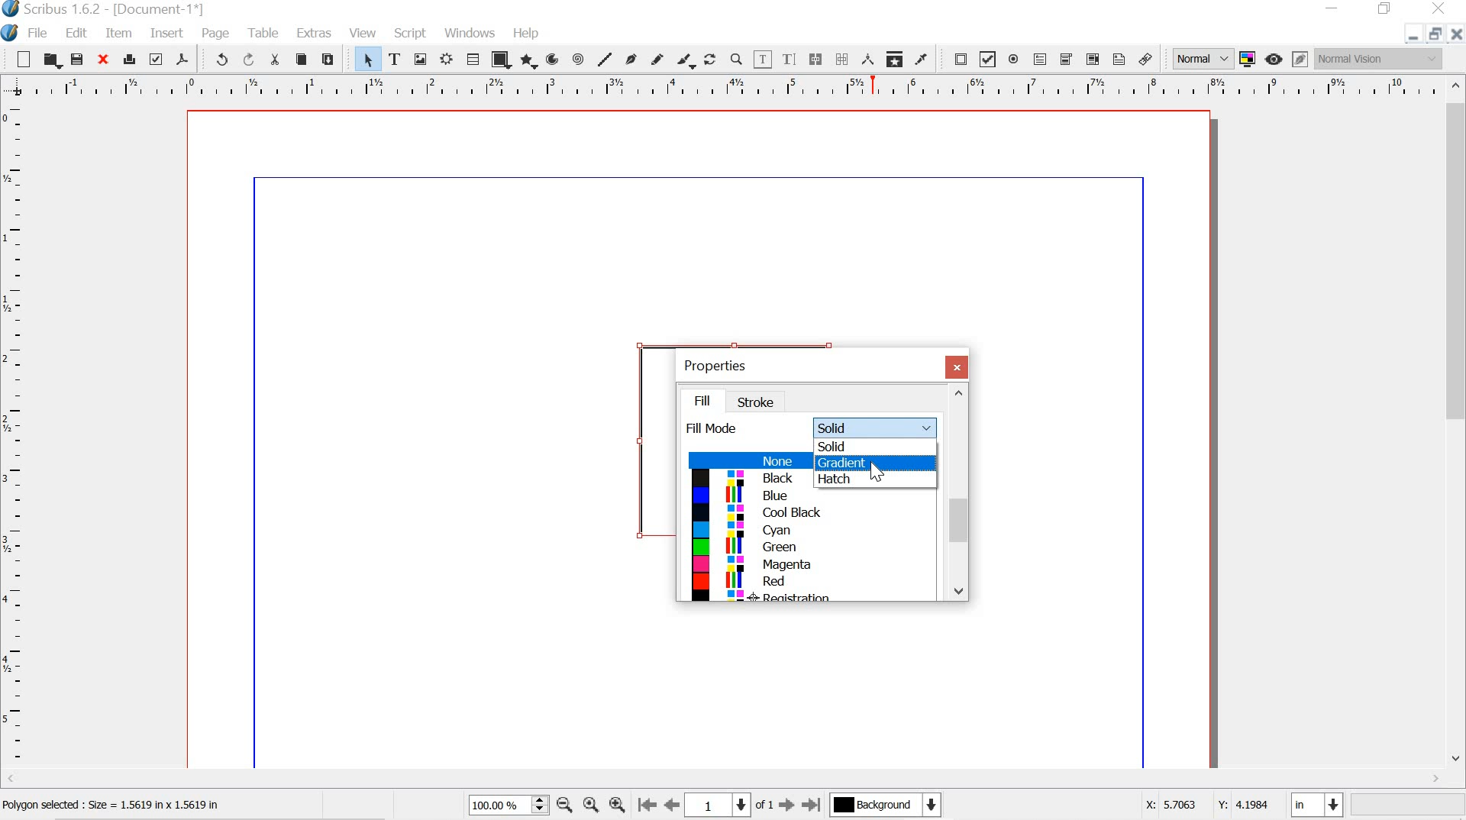 The image size is (1466, 820). I want to click on toggle color management system, so click(1247, 60).